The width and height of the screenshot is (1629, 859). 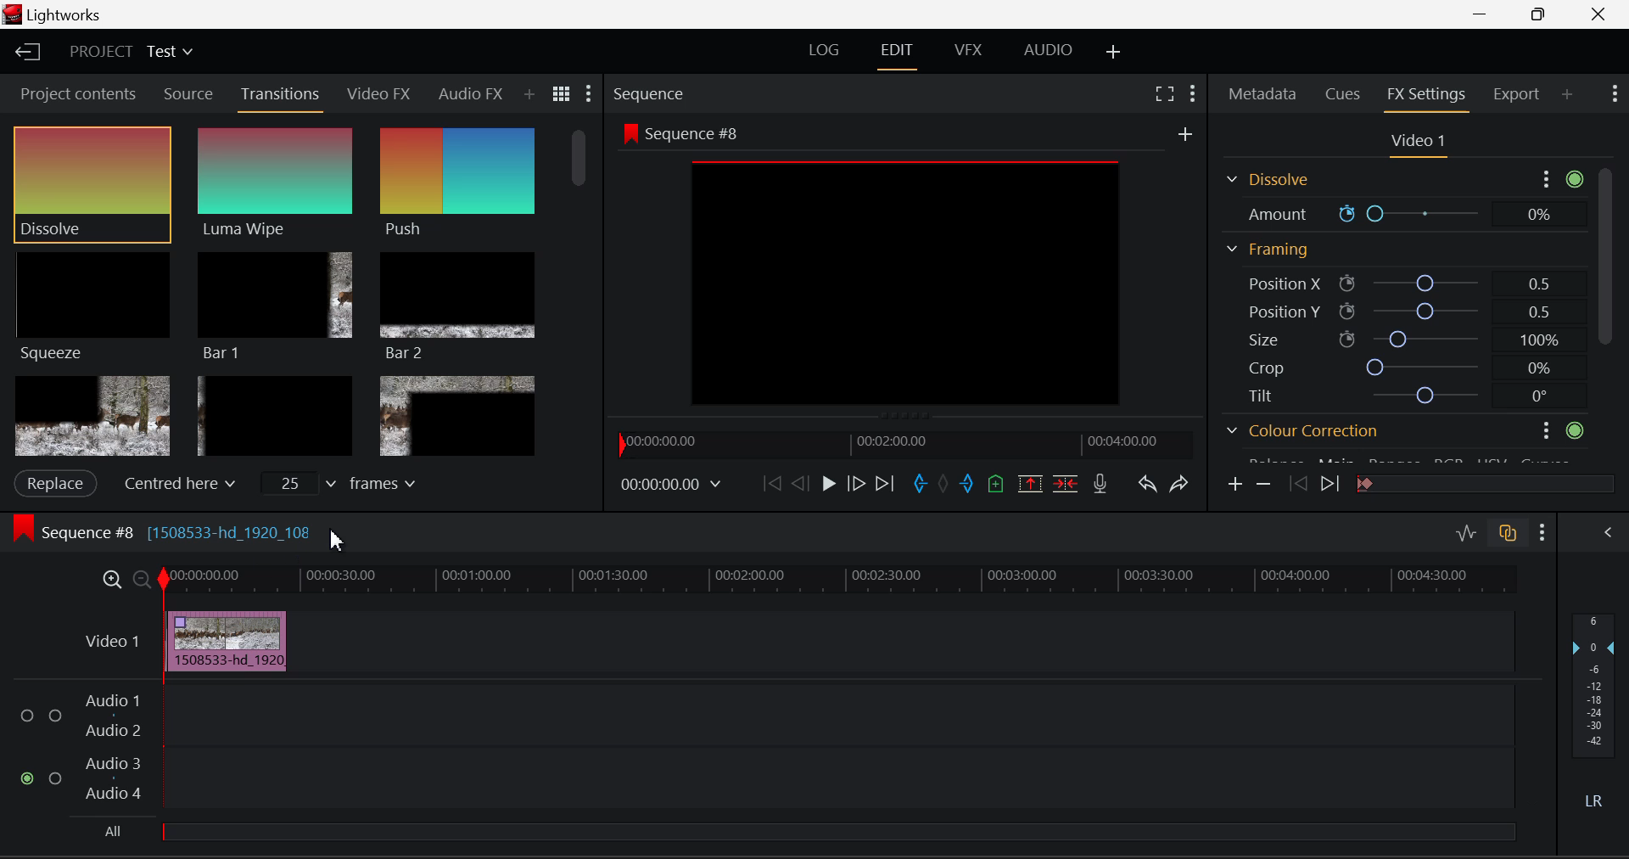 What do you see at coordinates (72, 93) in the screenshot?
I see `Project contents` at bounding box center [72, 93].